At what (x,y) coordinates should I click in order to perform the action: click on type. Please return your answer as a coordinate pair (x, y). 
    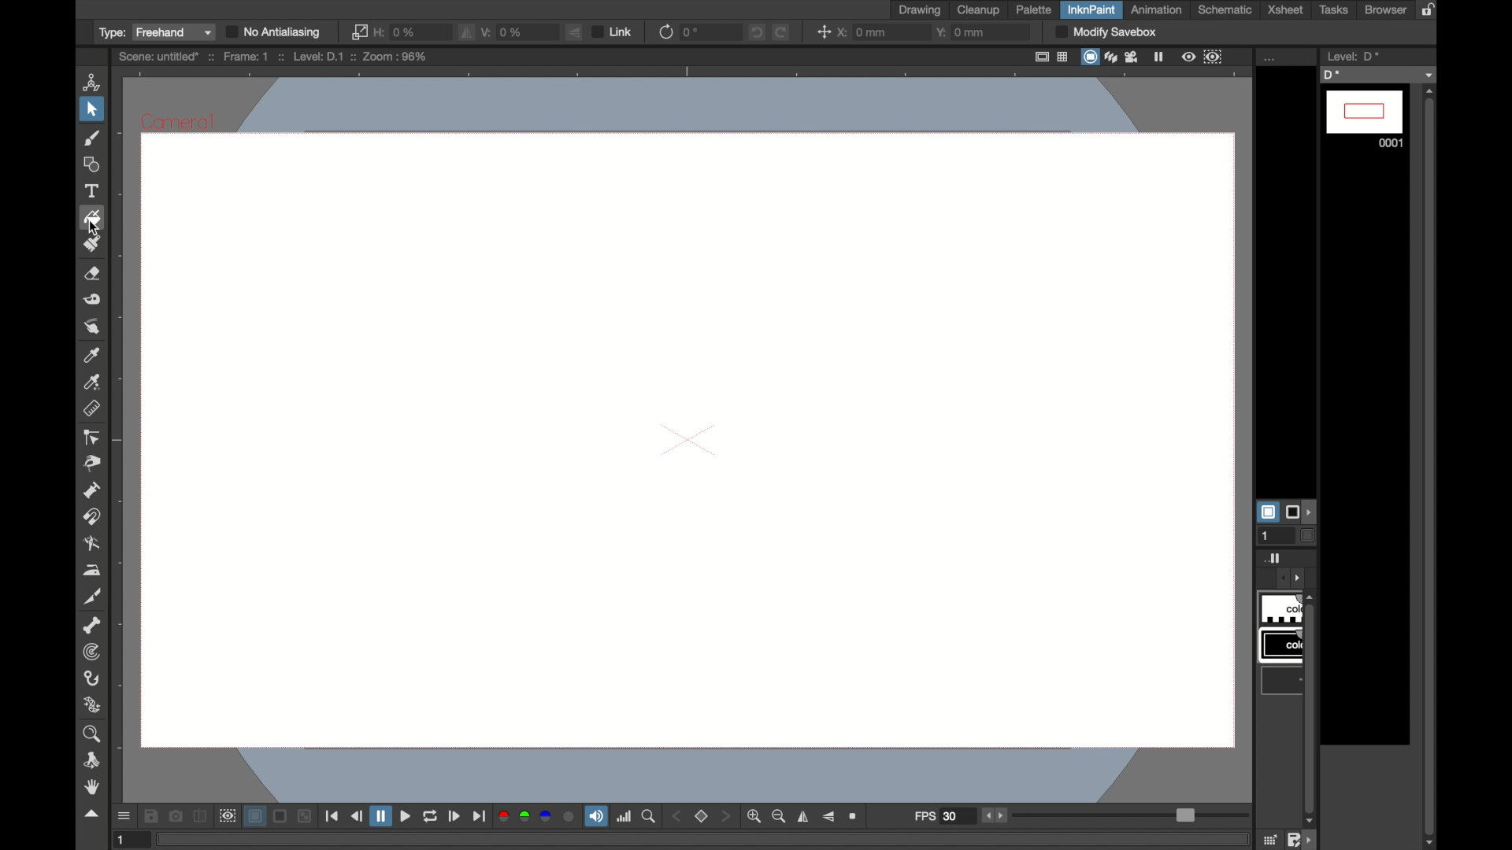
    Looking at the image, I should click on (109, 32).